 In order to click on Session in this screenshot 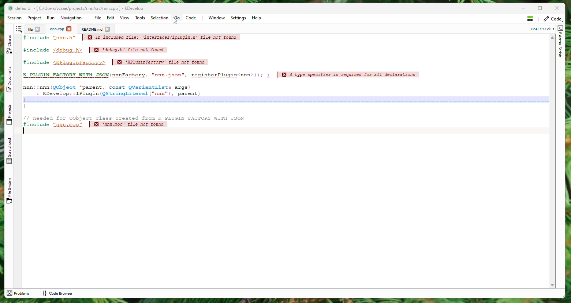, I will do `click(16, 18)`.